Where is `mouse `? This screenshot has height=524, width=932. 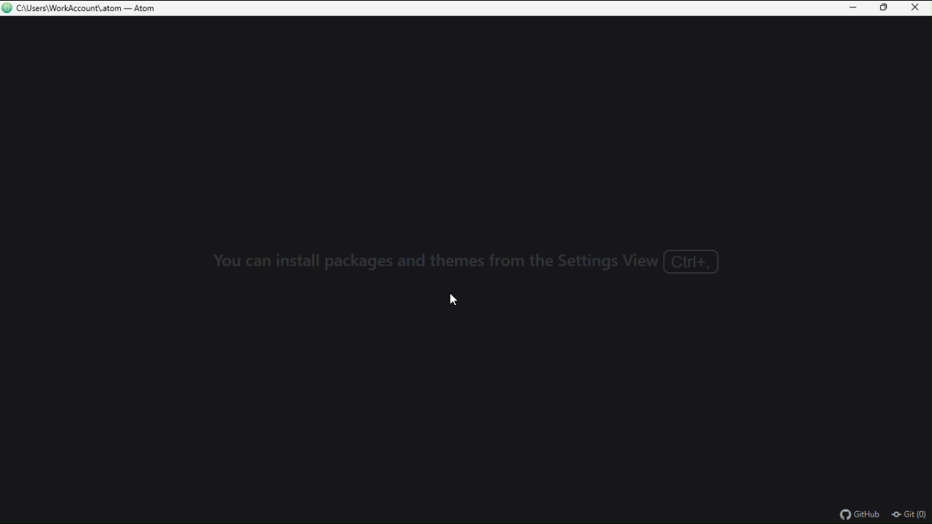 mouse  is located at coordinates (451, 298).